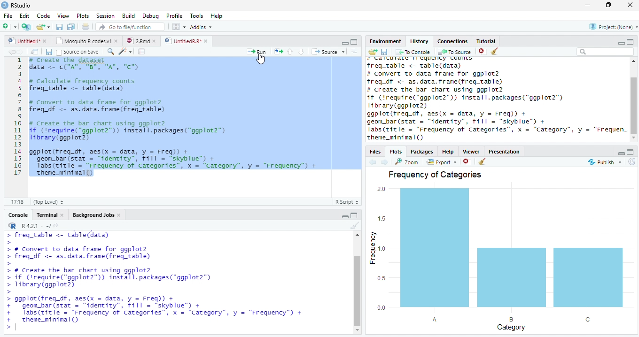 The image size is (639, 337). I want to click on Chart, so click(509, 249).